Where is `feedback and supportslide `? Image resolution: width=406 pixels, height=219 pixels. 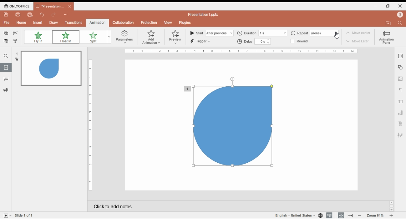
feedback and supportslide  is located at coordinates (7, 89).